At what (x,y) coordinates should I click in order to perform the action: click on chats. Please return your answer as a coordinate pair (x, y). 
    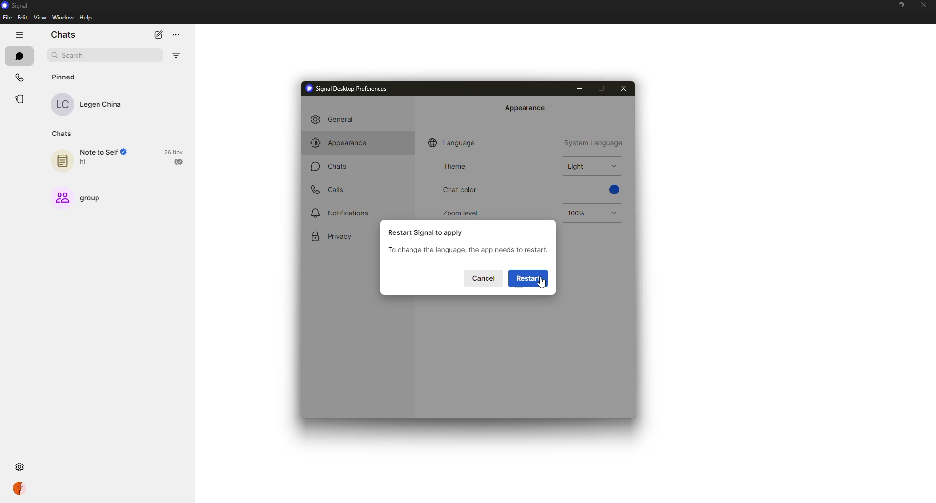
    Looking at the image, I should click on (62, 134).